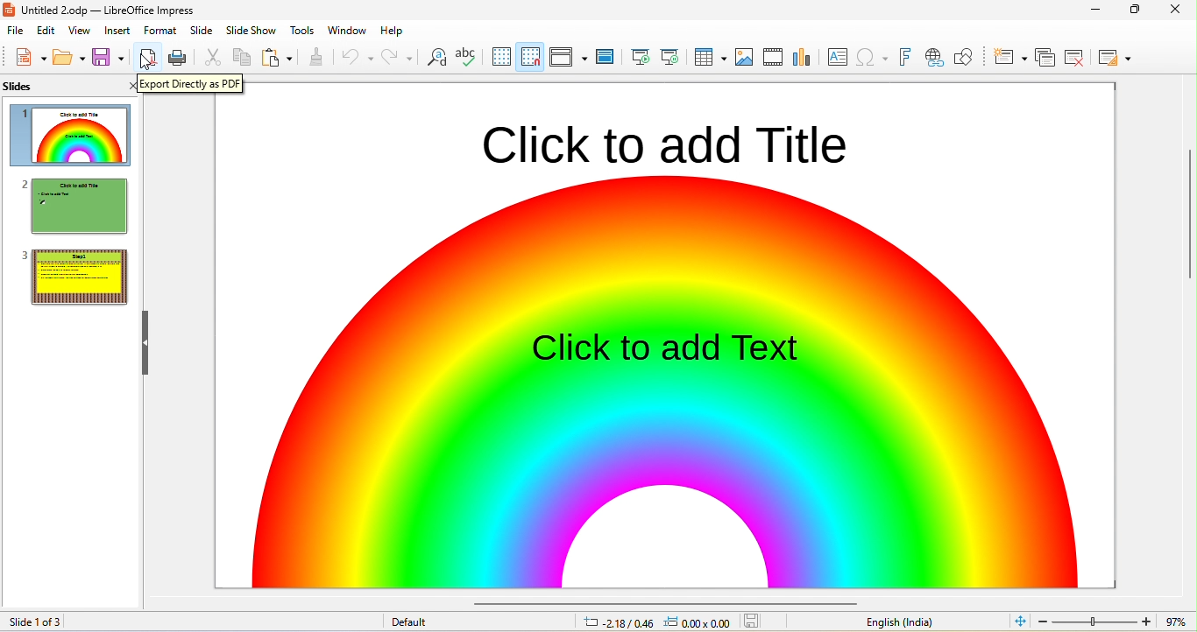 Image resolution: width=1197 pixels, height=632 pixels. I want to click on fit to current window, so click(1020, 620).